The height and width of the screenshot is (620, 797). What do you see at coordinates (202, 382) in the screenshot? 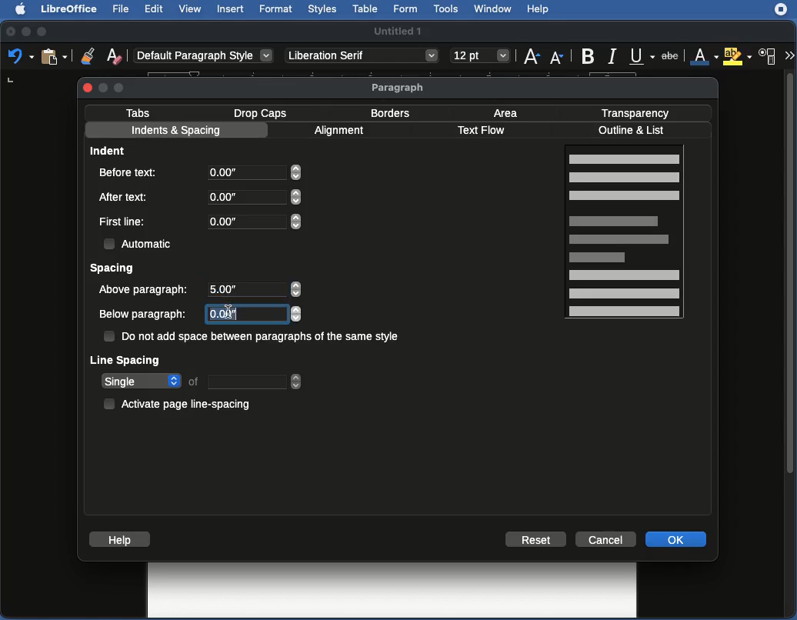
I see `Single` at bounding box center [202, 382].